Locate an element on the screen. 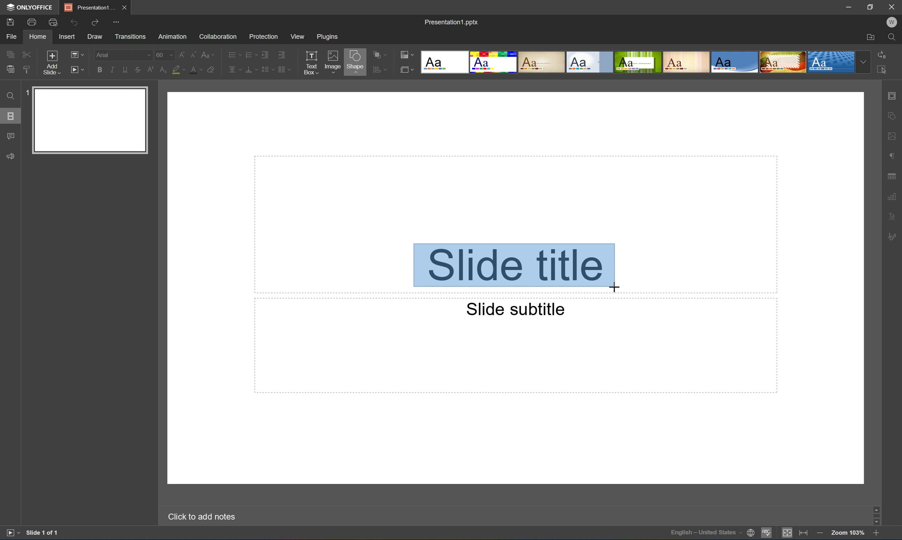 The height and width of the screenshot is (540, 902). Close is located at coordinates (125, 7).